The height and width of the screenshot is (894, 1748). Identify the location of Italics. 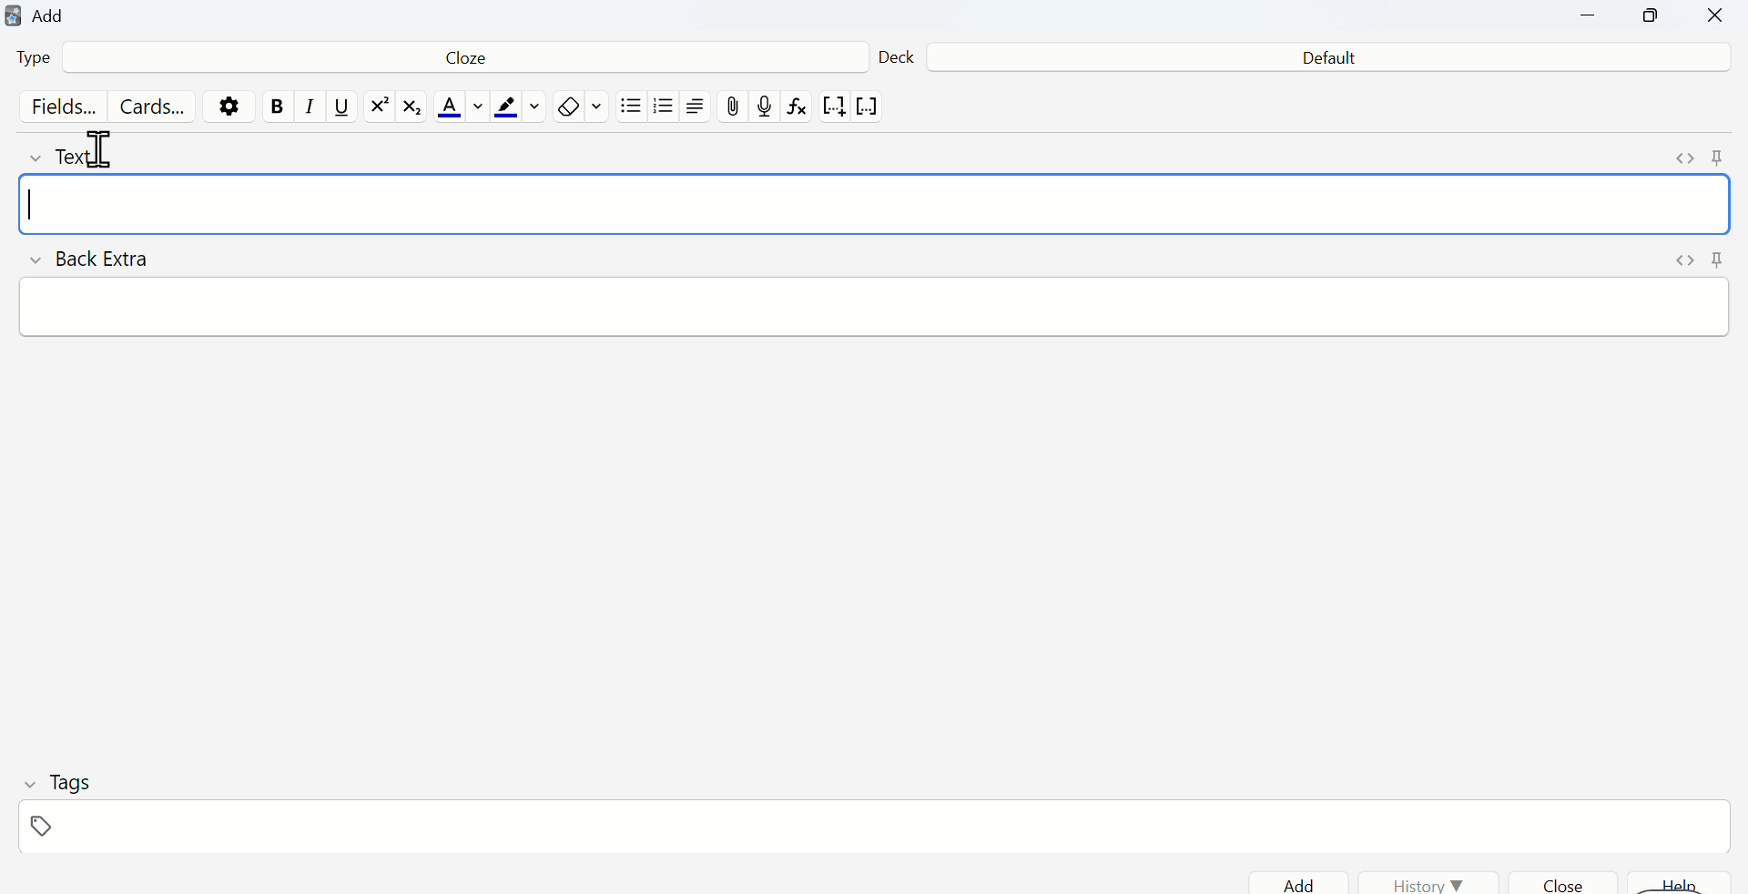
(305, 112).